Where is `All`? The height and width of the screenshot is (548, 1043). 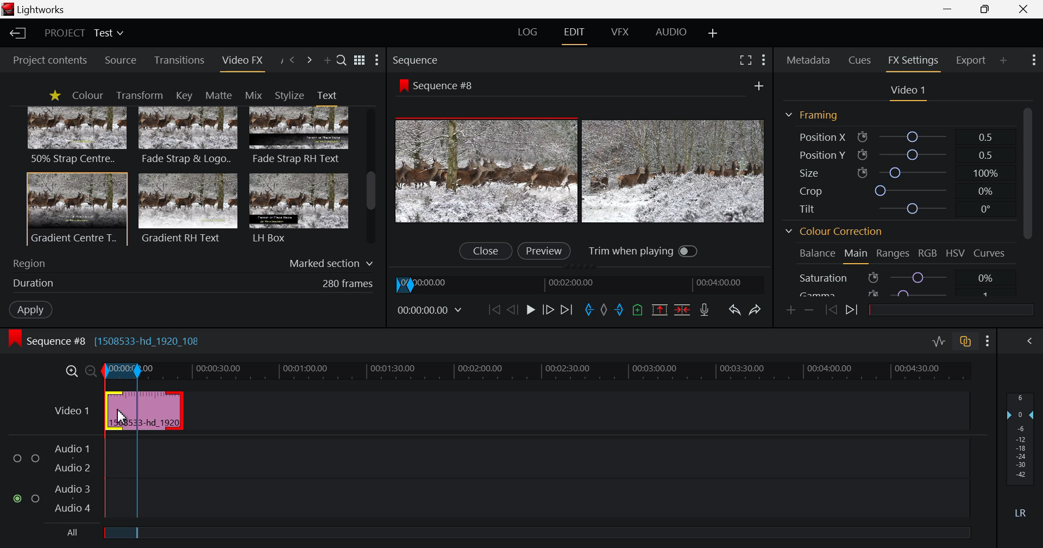 All is located at coordinates (65, 534).